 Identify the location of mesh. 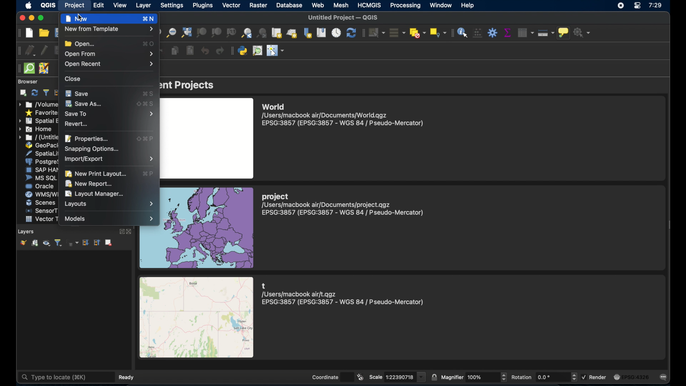
(342, 5).